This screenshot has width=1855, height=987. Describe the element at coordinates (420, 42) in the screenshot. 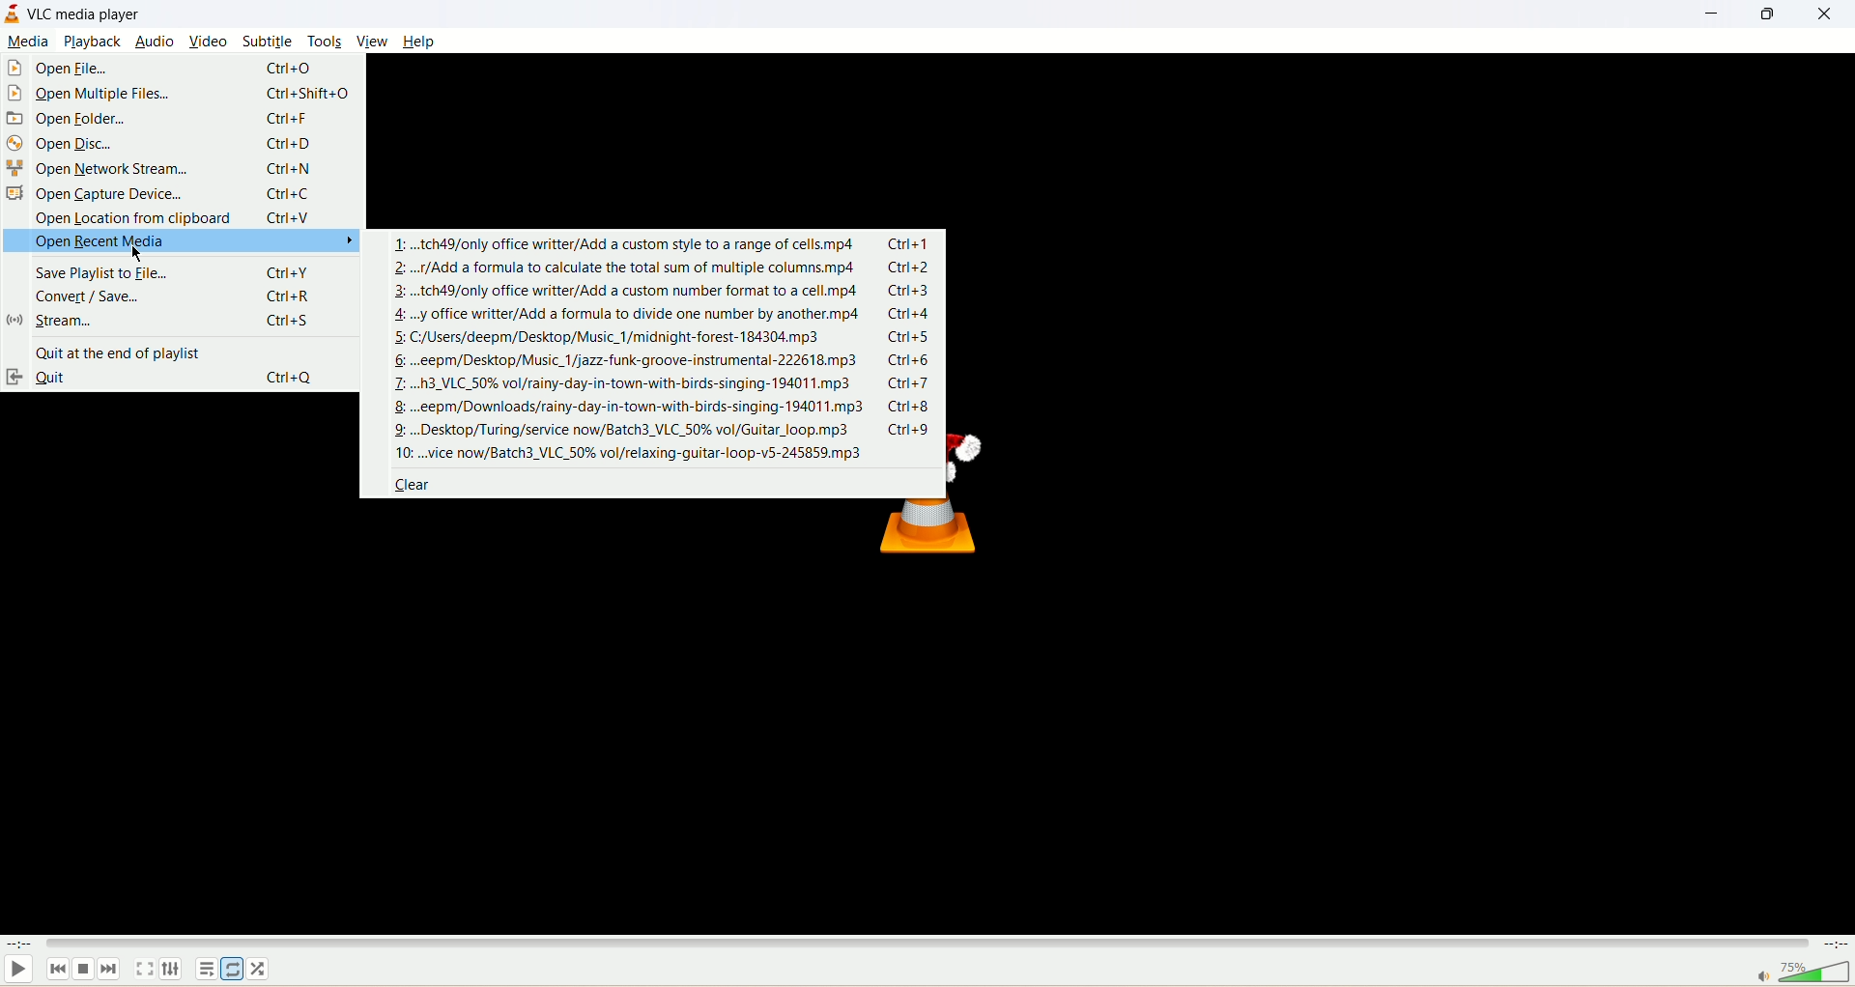

I see `help` at that location.